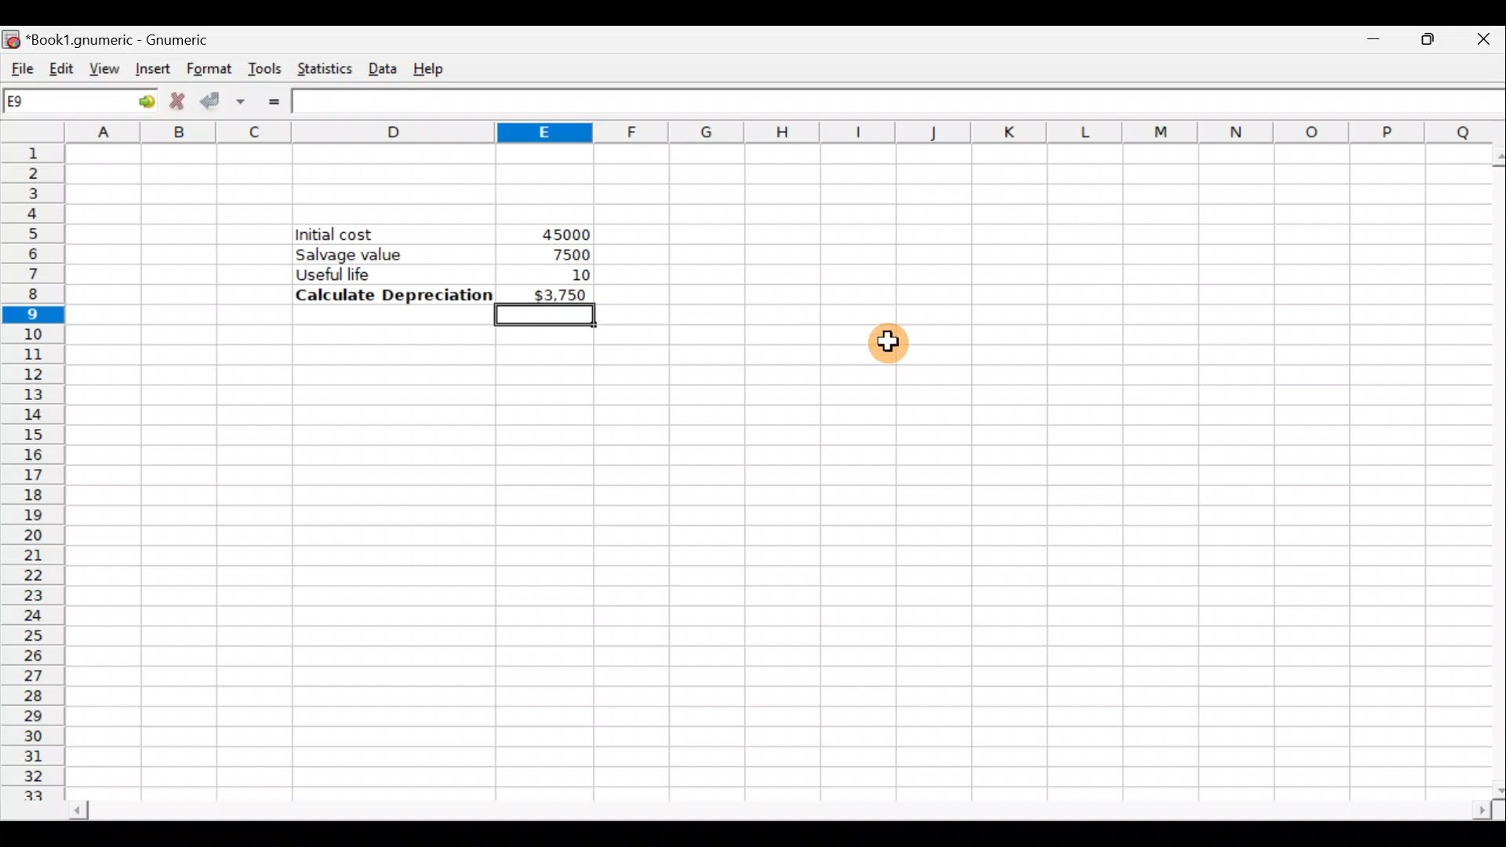 This screenshot has width=1506, height=847. Describe the element at coordinates (137, 39) in the screenshot. I see `*Book1.gnumeric - Gnumeric` at that location.